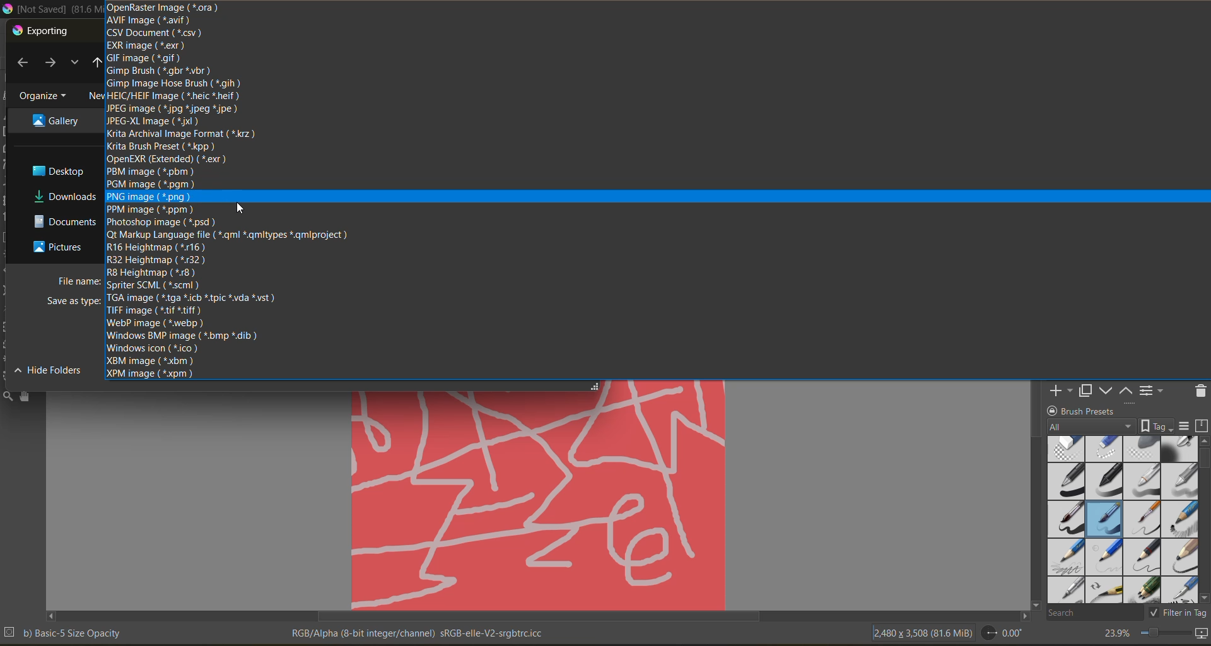  What do you see at coordinates (1203, 519) in the screenshot?
I see `vertical scroll bar` at bounding box center [1203, 519].